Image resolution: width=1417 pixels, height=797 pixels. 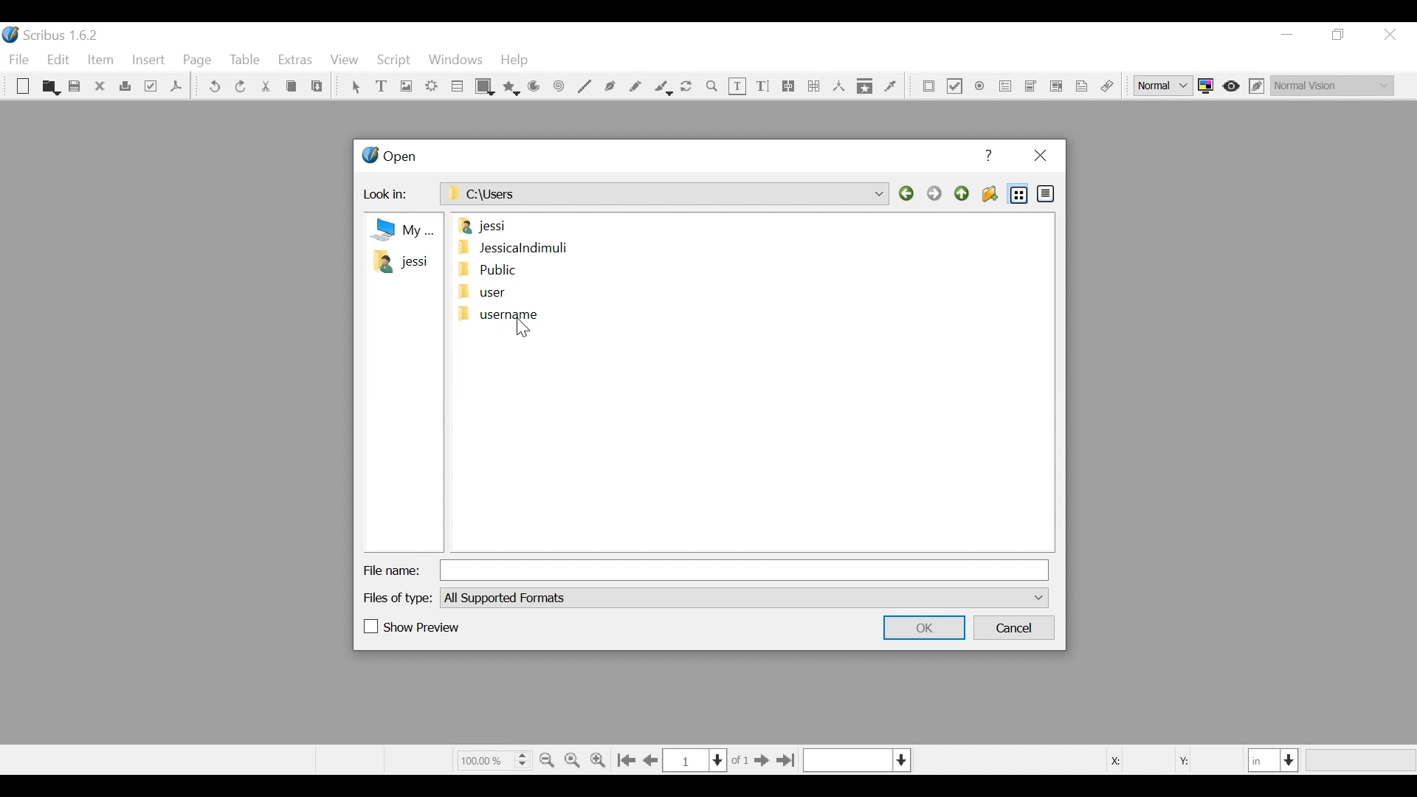 I want to click on Copy Item properties, so click(x=865, y=86).